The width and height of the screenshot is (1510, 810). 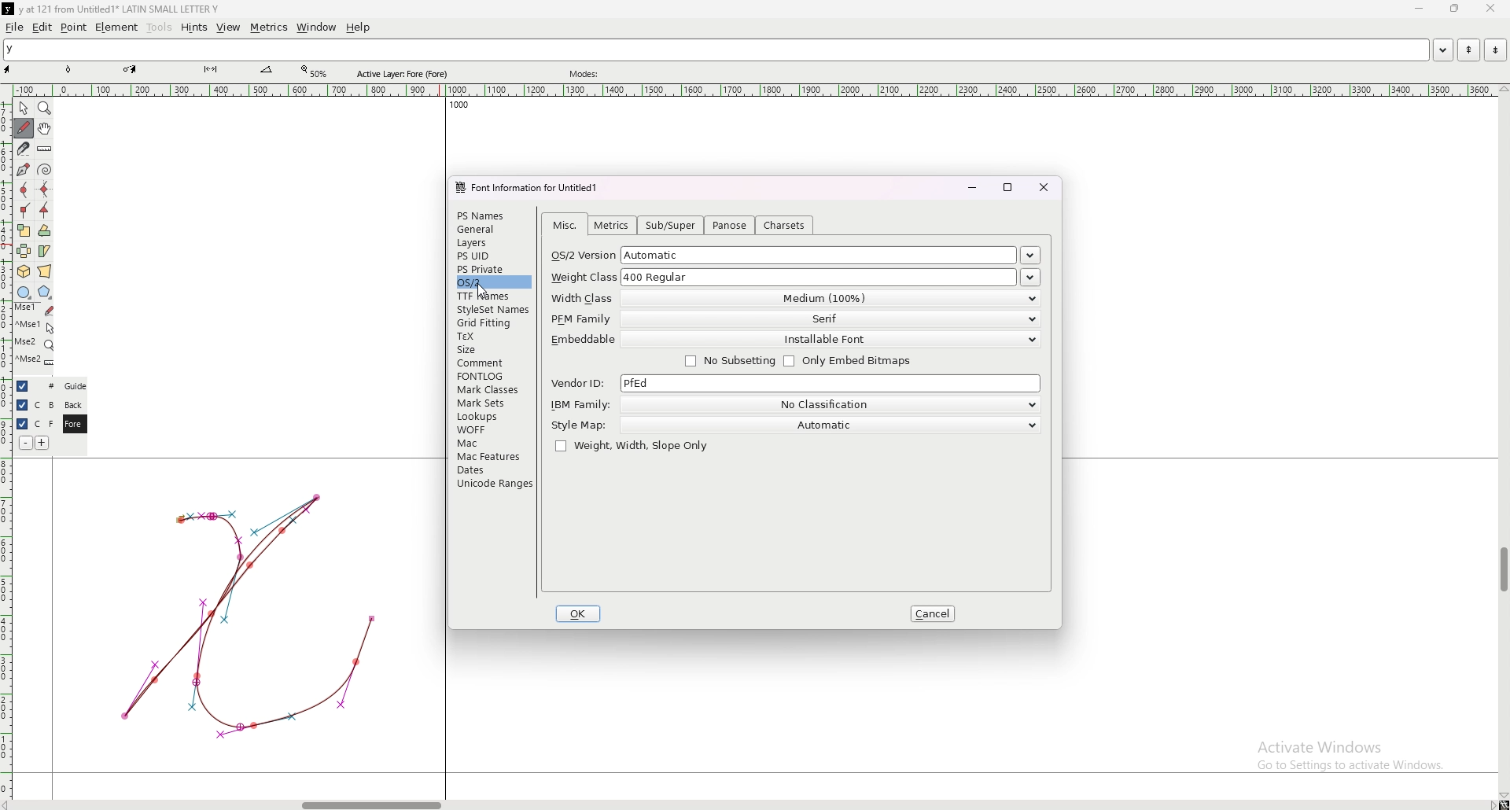 What do you see at coordinates (785, 255) in the screenshot?
I see `os/2 version automatic` at bounding box center [785, 255].